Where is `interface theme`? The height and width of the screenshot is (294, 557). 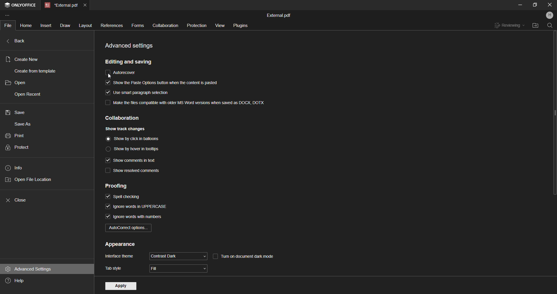 interface theme is located at coordinates (120, 257).